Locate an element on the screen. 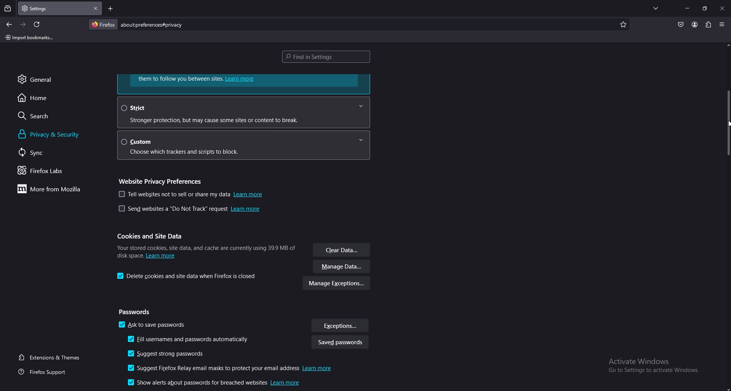 This screenshot has height=391, width=731. scroll down is located at coordinates (726, 388).